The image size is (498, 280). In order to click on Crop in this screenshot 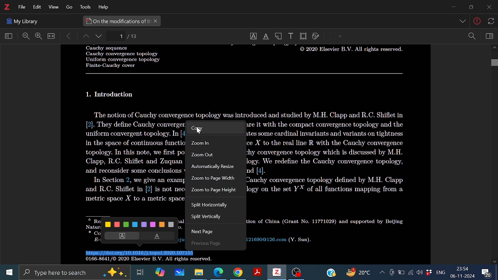, I will do `click(303, 36)`.